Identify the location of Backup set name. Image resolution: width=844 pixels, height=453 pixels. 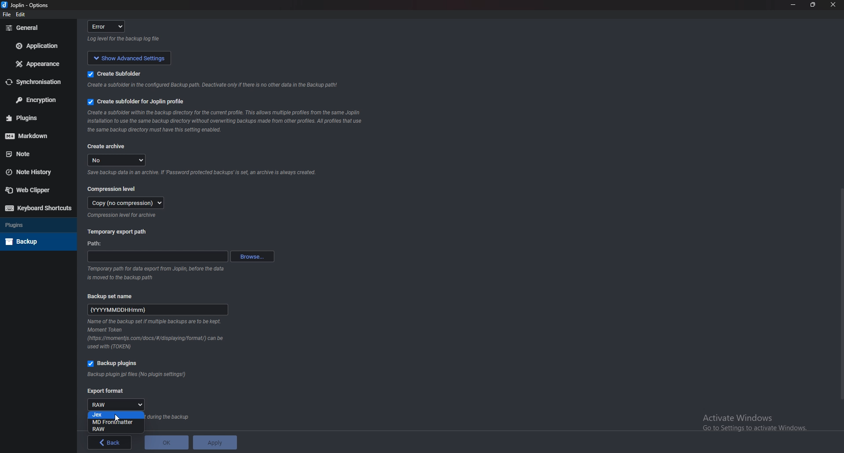
(115, 296).